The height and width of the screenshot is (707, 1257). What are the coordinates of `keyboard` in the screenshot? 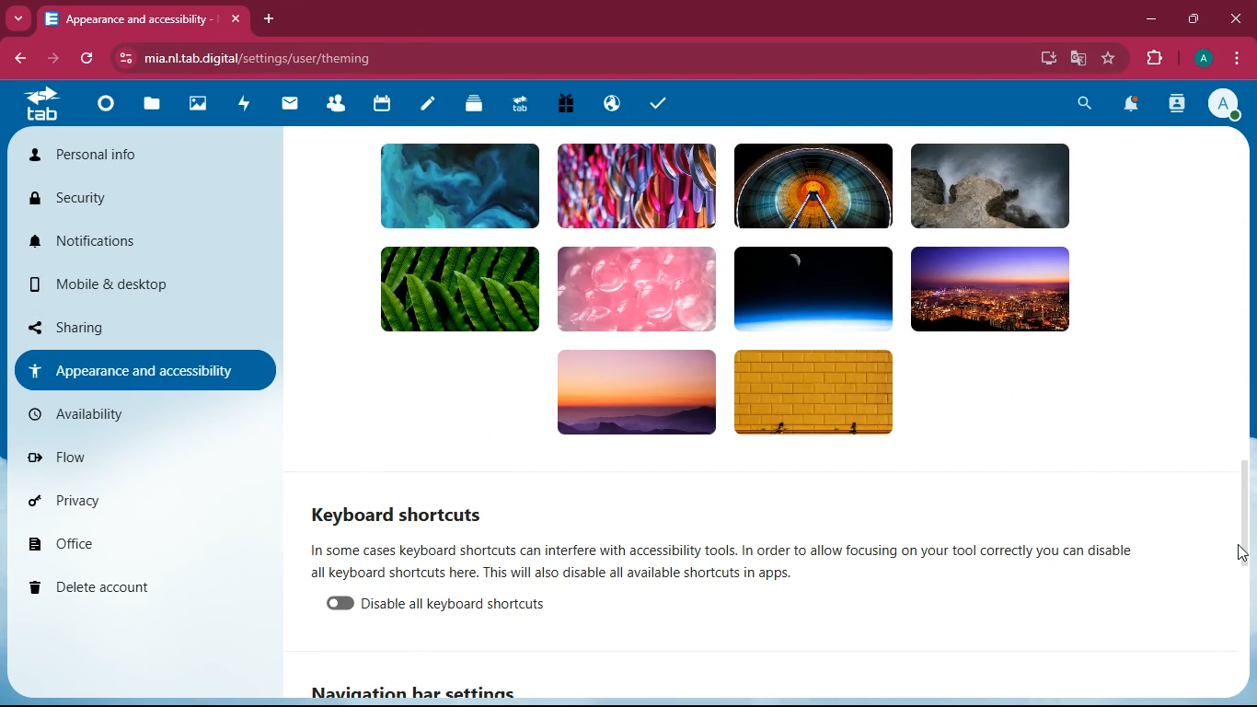 It's located at (402, 511).